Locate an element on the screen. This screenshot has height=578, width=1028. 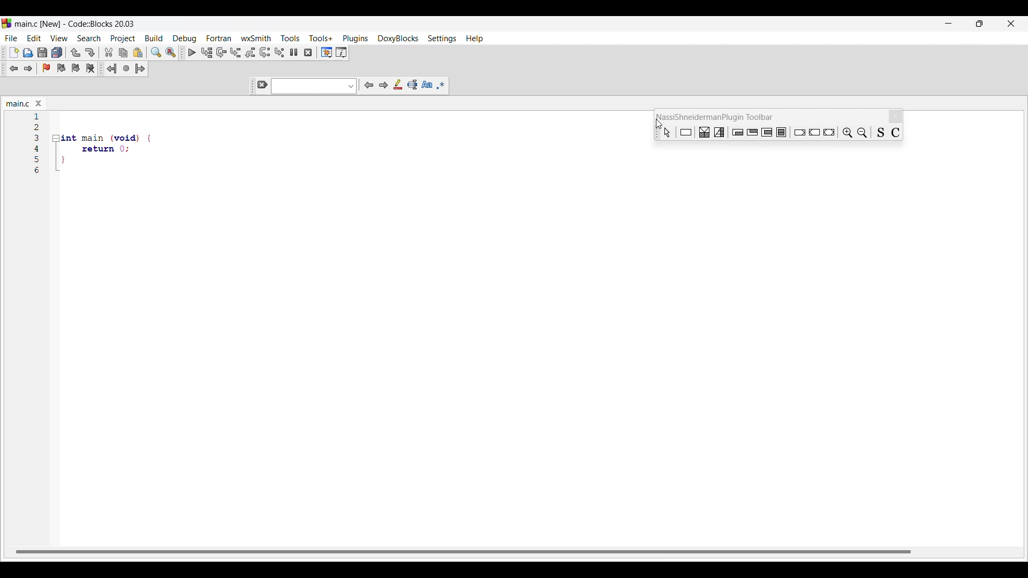
Step into is located at coordinates (236, 52).